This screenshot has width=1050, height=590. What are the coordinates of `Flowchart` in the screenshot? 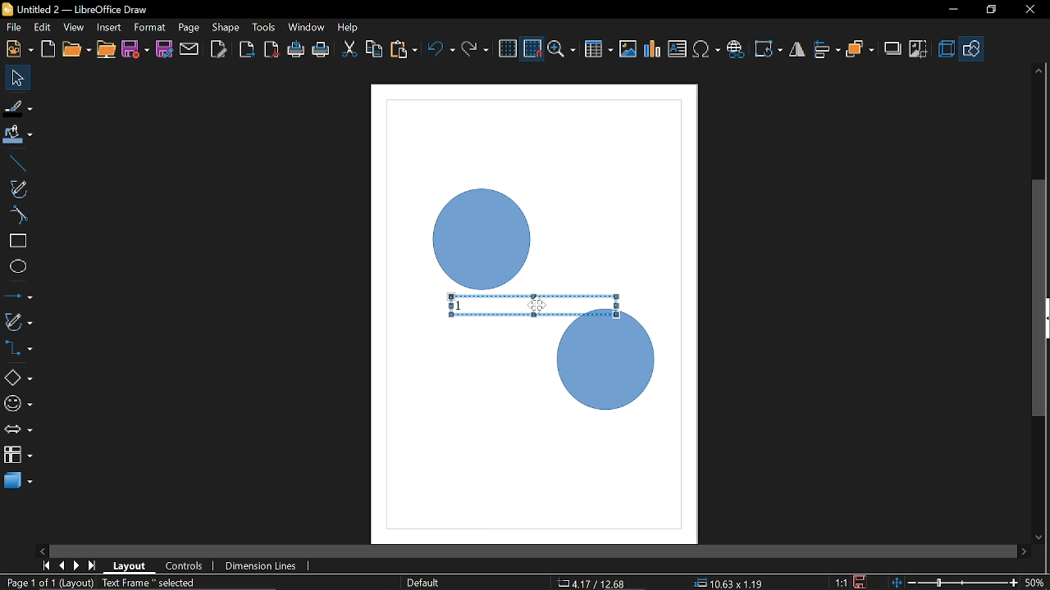 It's located at (18, 452).